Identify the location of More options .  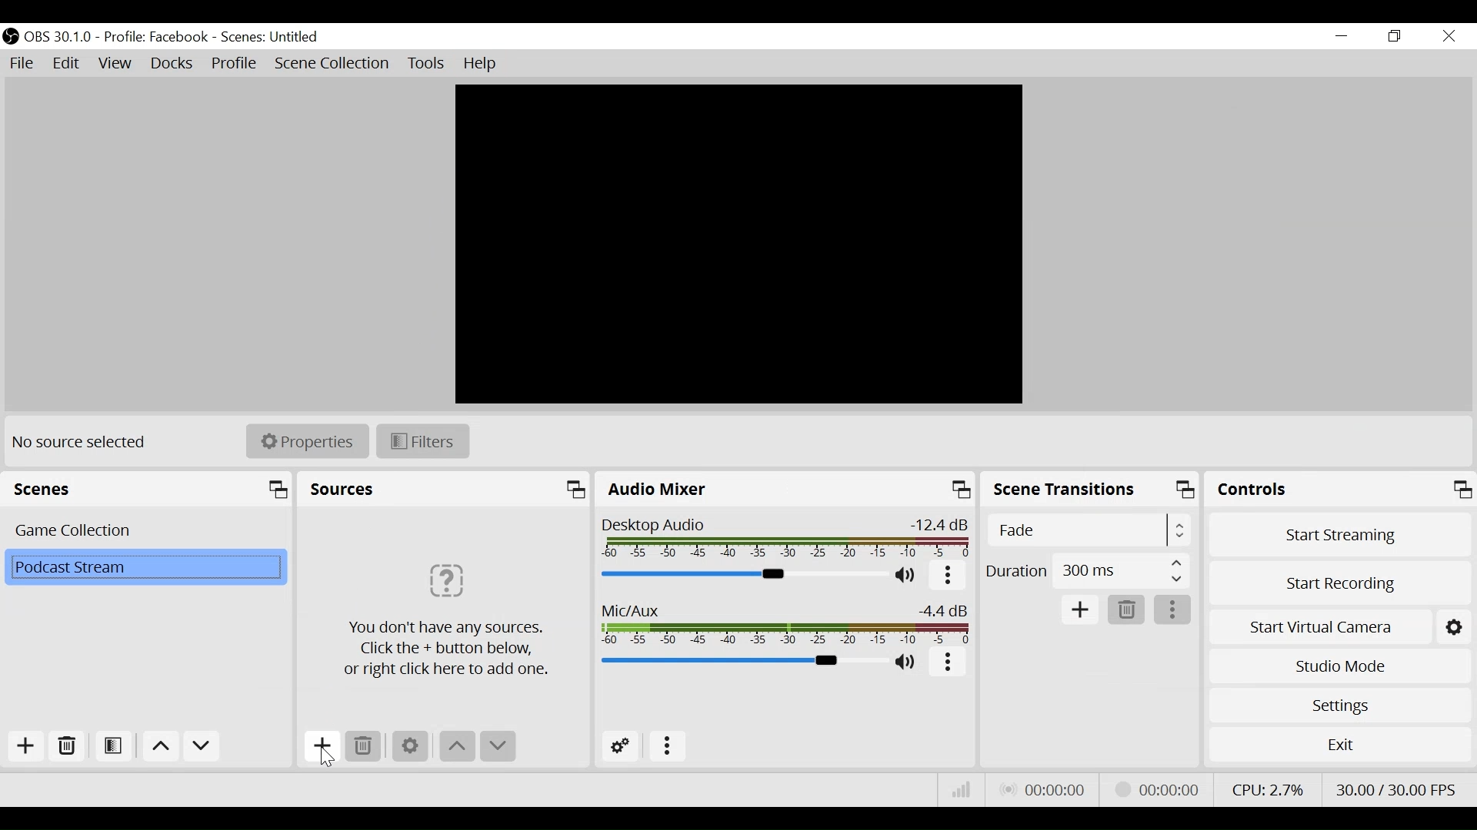
(948, 579).